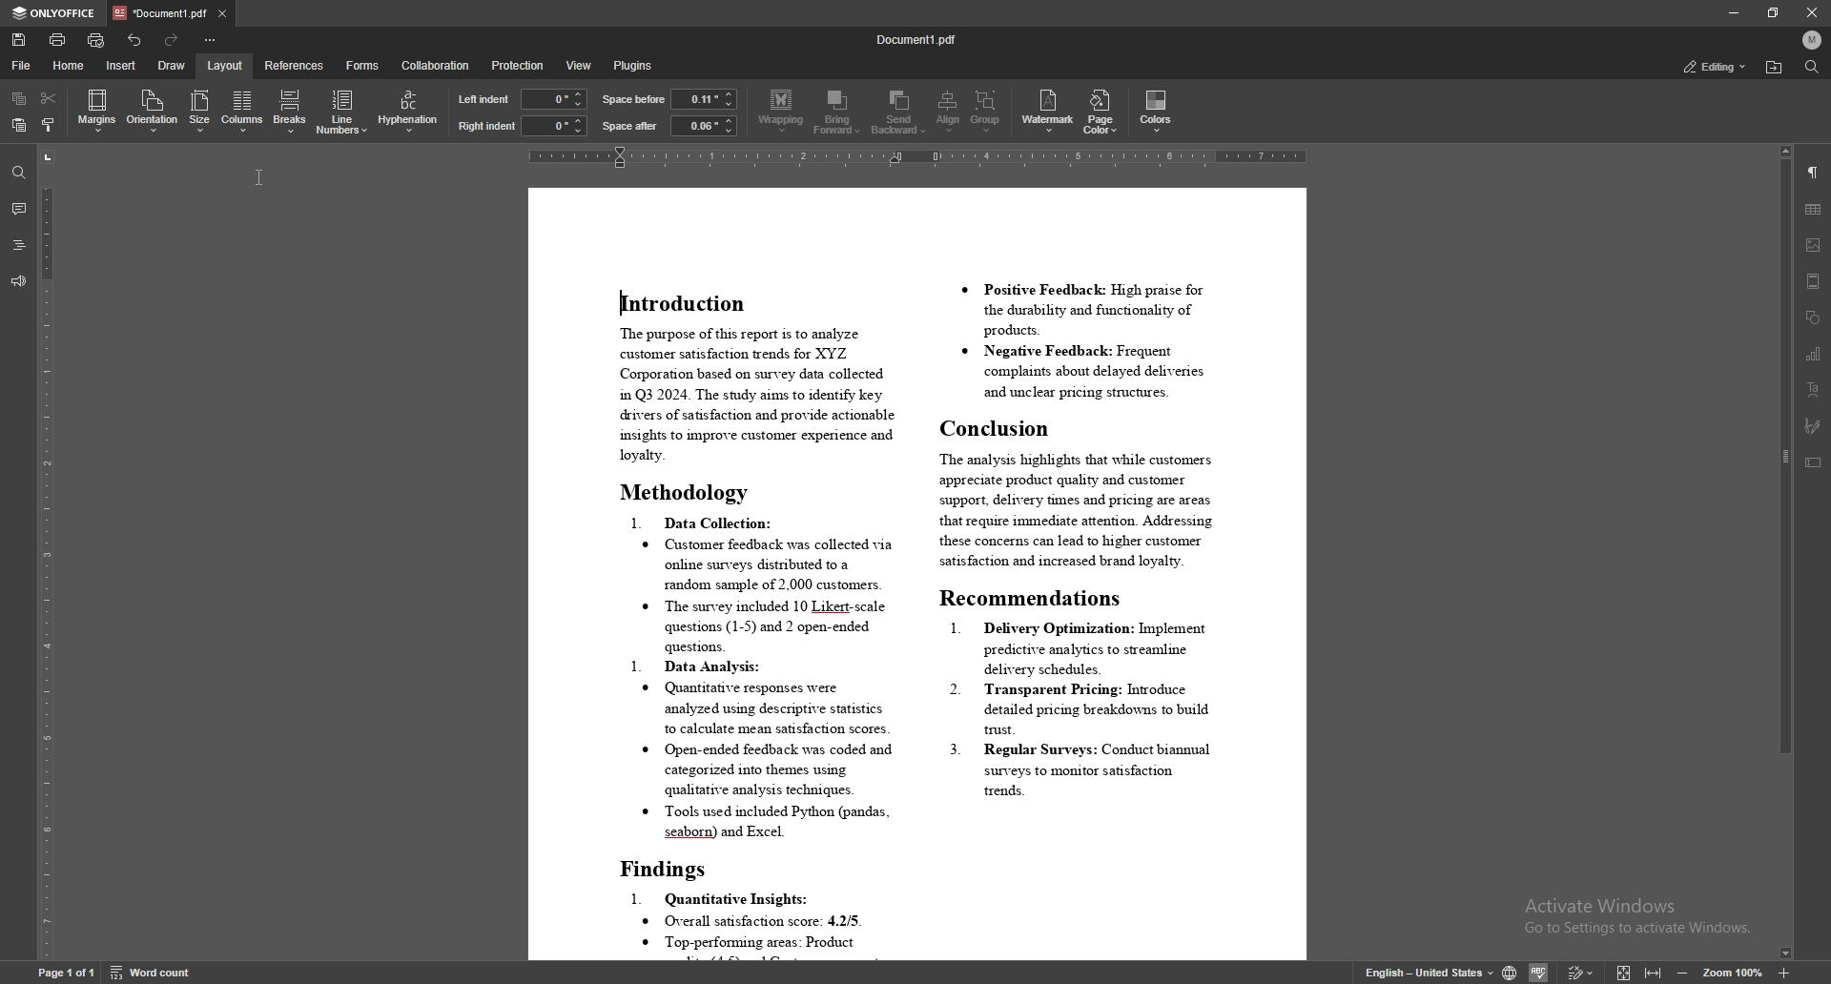 This screenshot has width=1831, height=984. I want to click on space after input, so click(704, 125).